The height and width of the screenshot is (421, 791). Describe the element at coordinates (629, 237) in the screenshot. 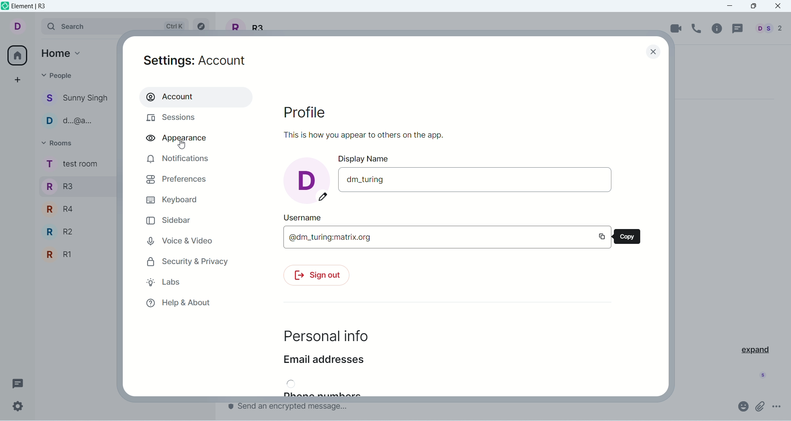

I see `copy` at that location.